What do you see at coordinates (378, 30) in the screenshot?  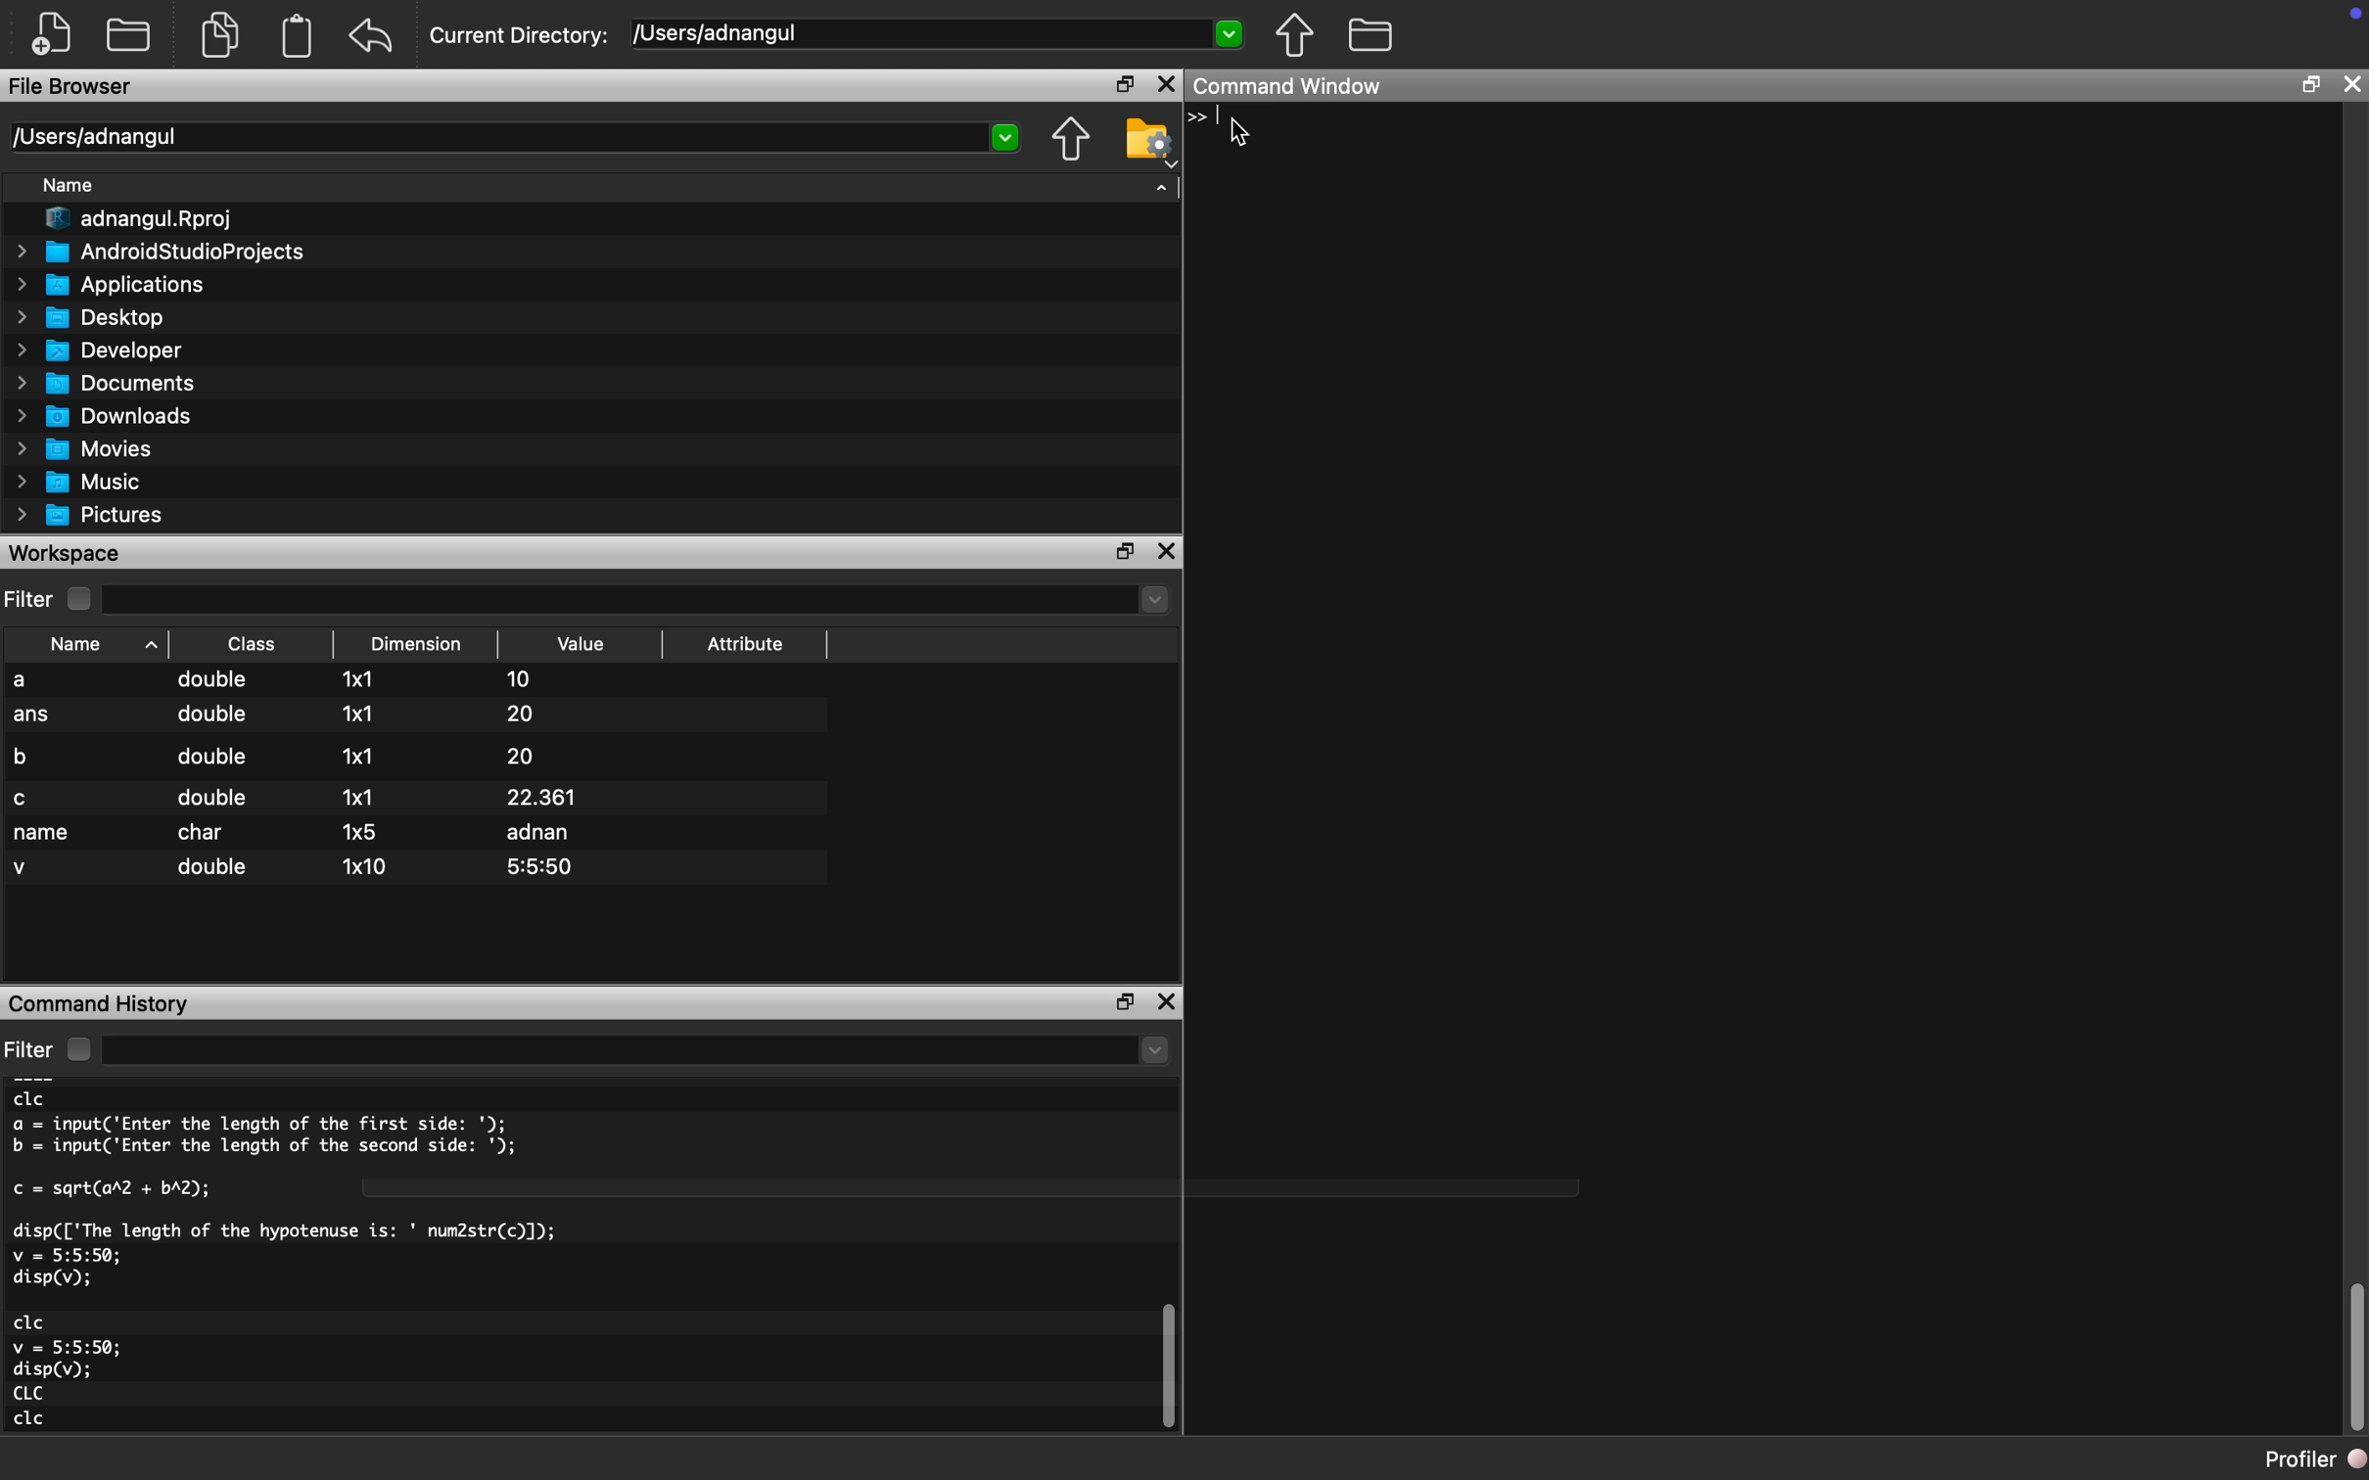 I see `Undo` at bounding box center [378, 30].